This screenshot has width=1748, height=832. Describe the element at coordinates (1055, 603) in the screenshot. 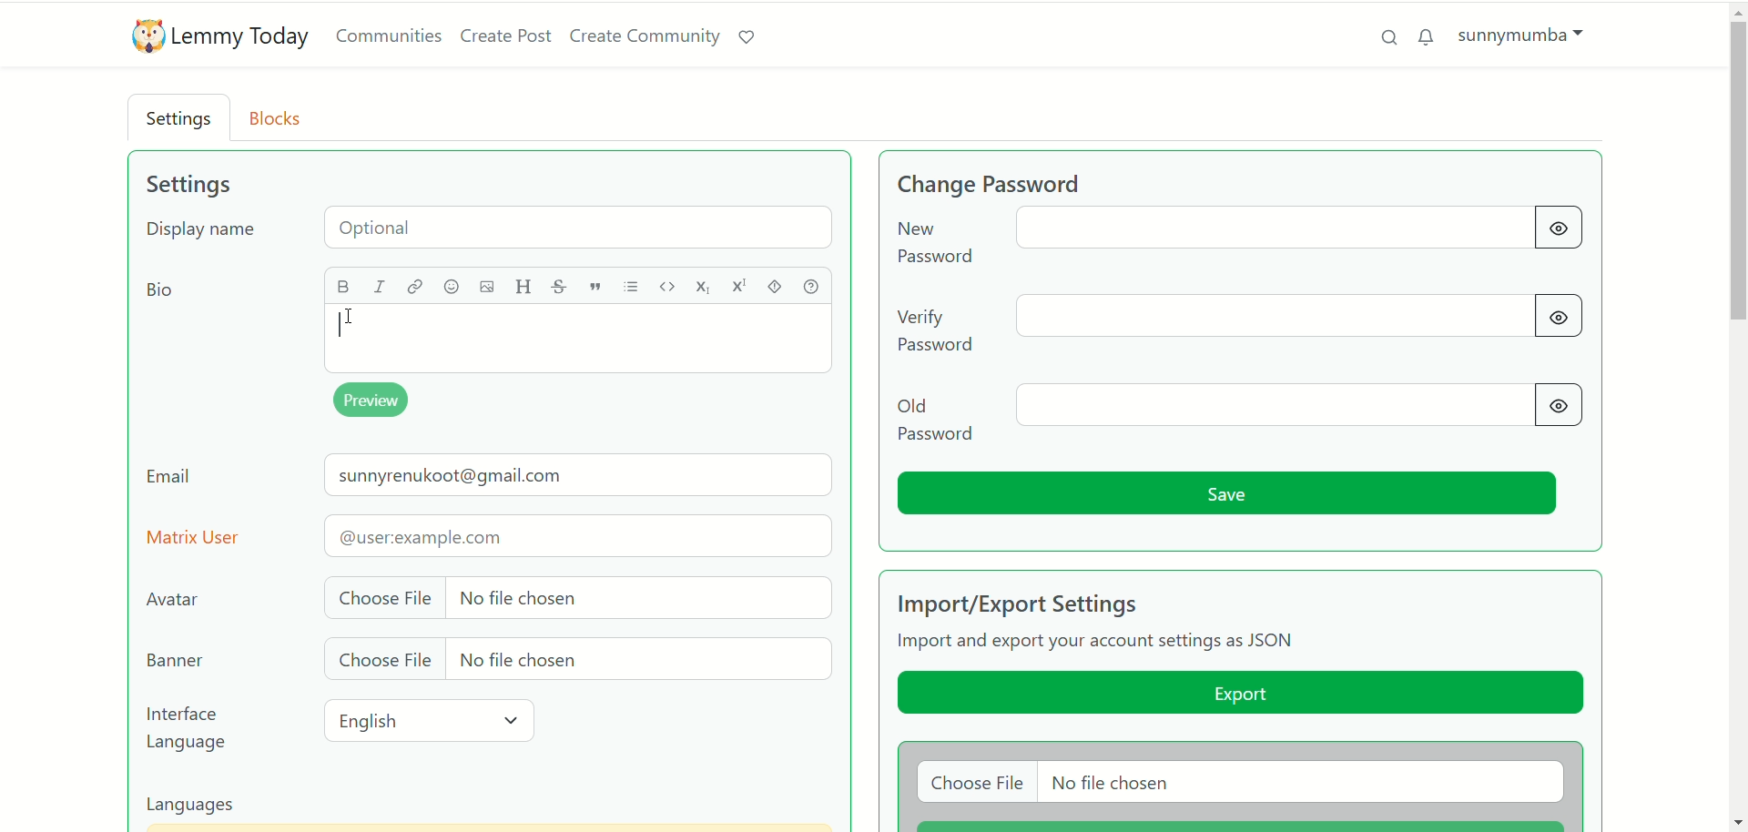

I see `import/export settings` at that location.